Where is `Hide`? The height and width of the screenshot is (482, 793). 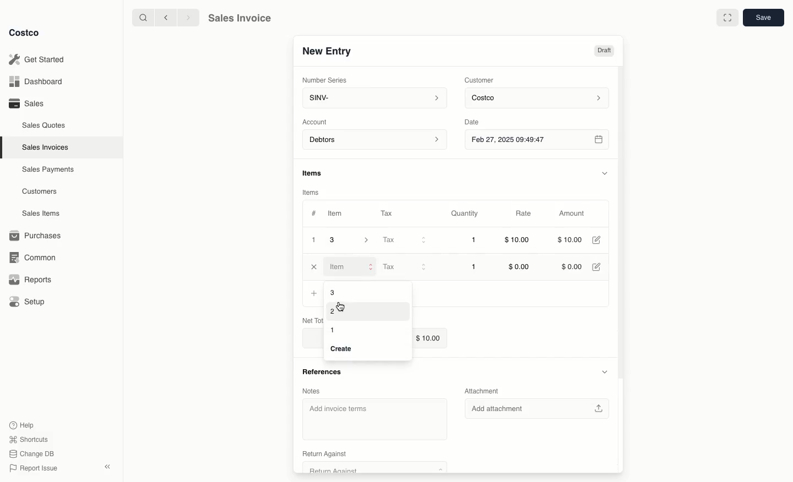
Hide is located at coordinates (604, 370).